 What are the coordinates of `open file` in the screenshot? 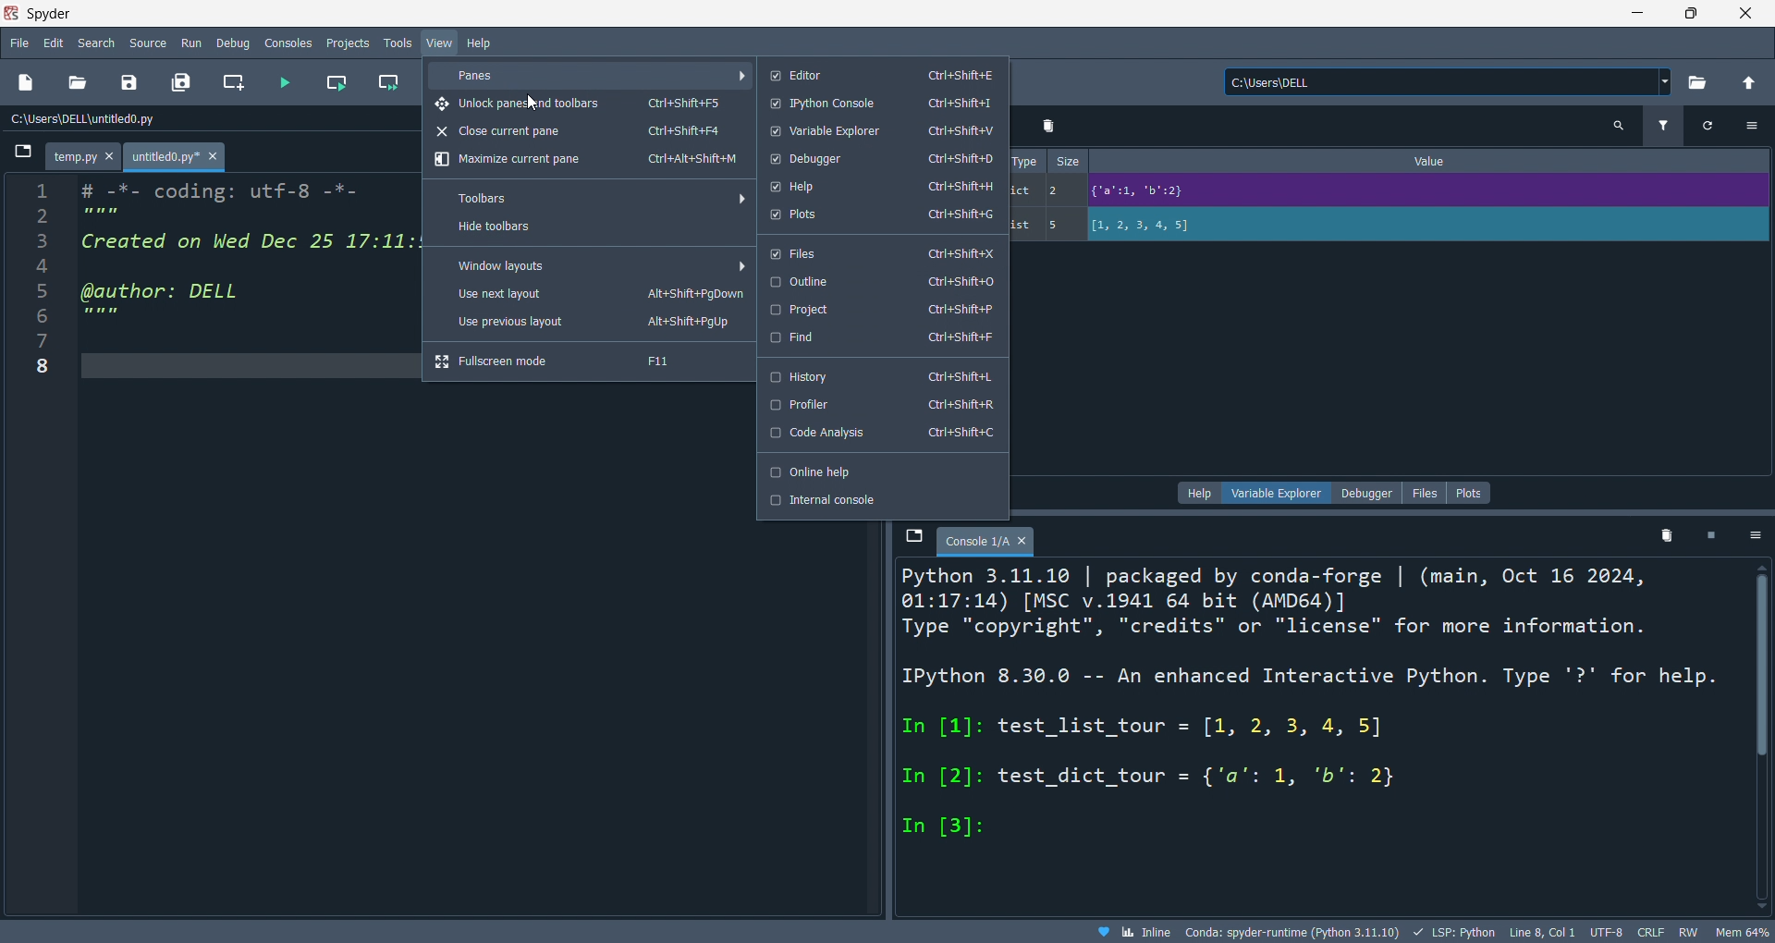 It's located at (77, 83).